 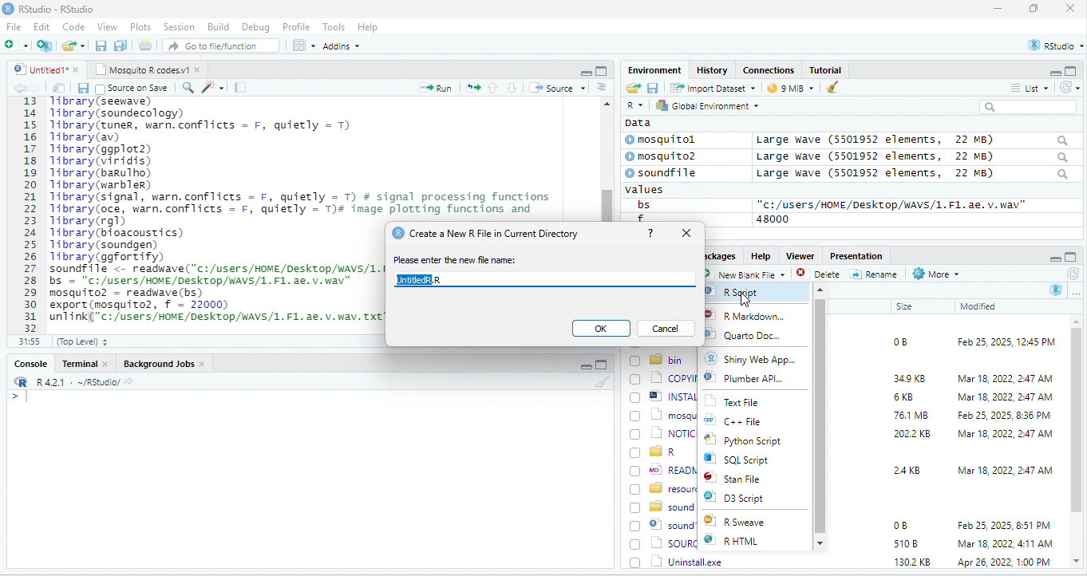 I want to click on Tools, so click(x=334, y=26).